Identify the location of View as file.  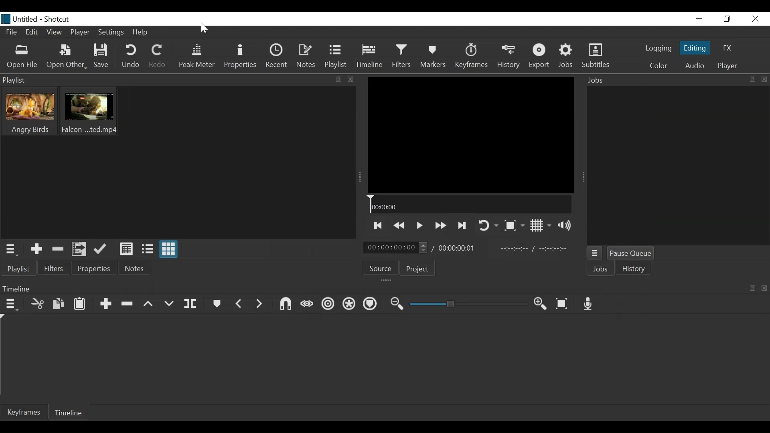
(147, 249).